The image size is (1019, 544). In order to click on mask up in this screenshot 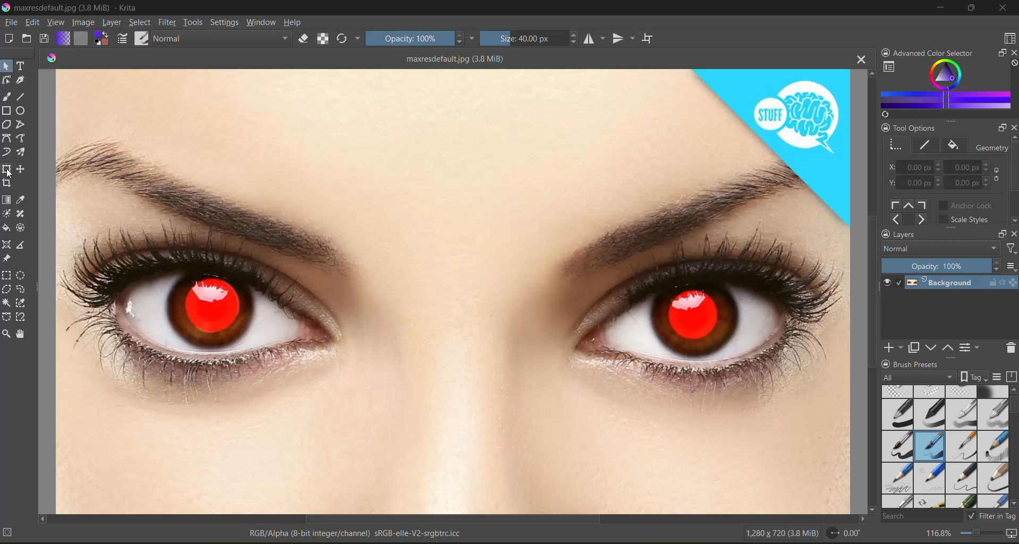, I will do `click(950, 348)`.